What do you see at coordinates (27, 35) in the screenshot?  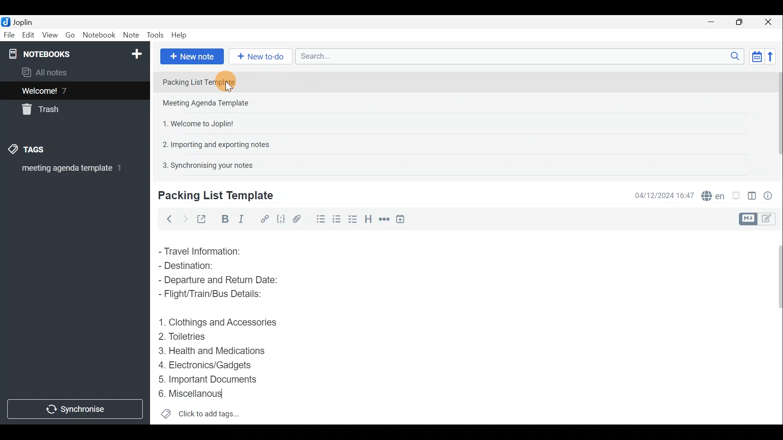 I see `Edit` at bounding box center [27, 35].